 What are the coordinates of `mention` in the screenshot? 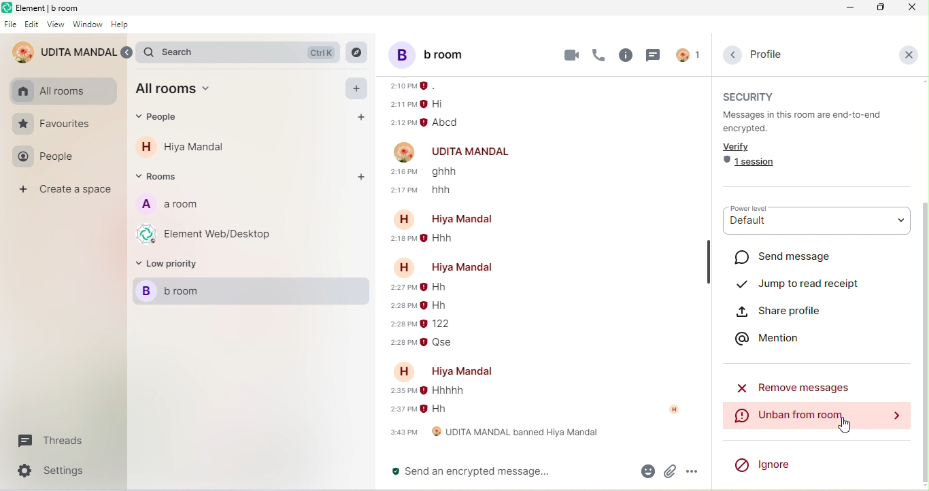 It's located at (773, 337).